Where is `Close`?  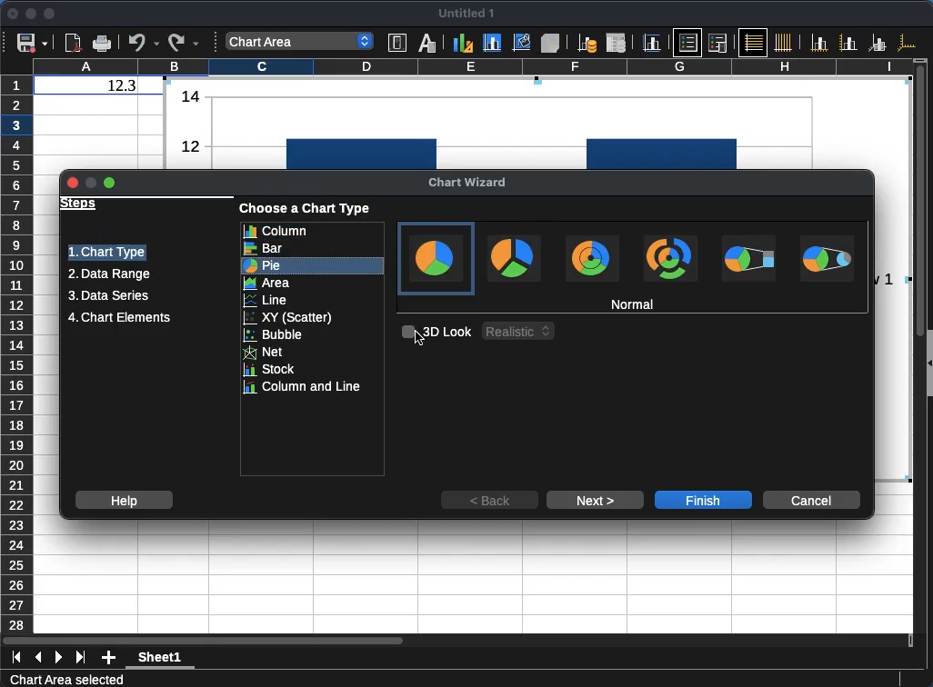
Close is located at coordinates (73, 183).